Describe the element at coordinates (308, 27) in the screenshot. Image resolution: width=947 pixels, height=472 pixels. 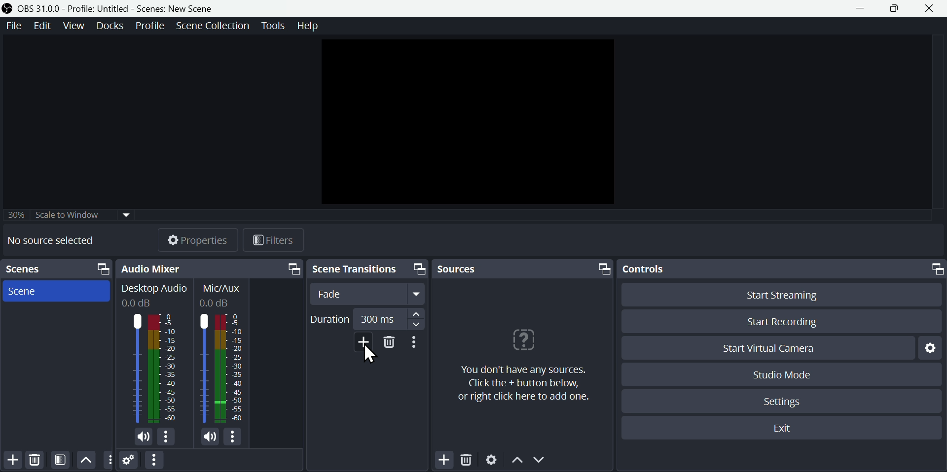
I see `` at that location.